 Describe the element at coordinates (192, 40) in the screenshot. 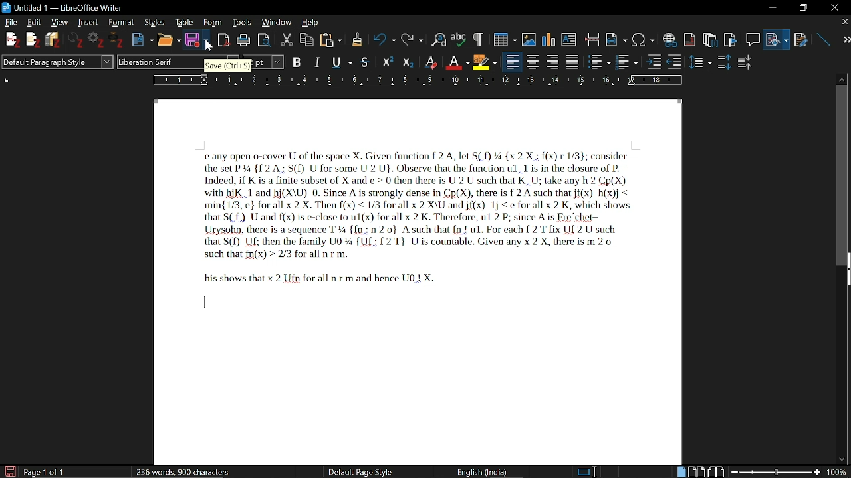

I see `Save` at that location.